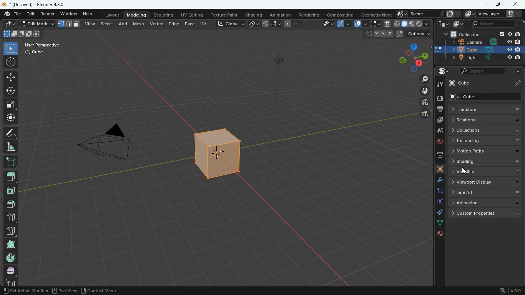  Describe the element at coordinates (375, 15) in the screenshot. I see `geometry node` at that location.